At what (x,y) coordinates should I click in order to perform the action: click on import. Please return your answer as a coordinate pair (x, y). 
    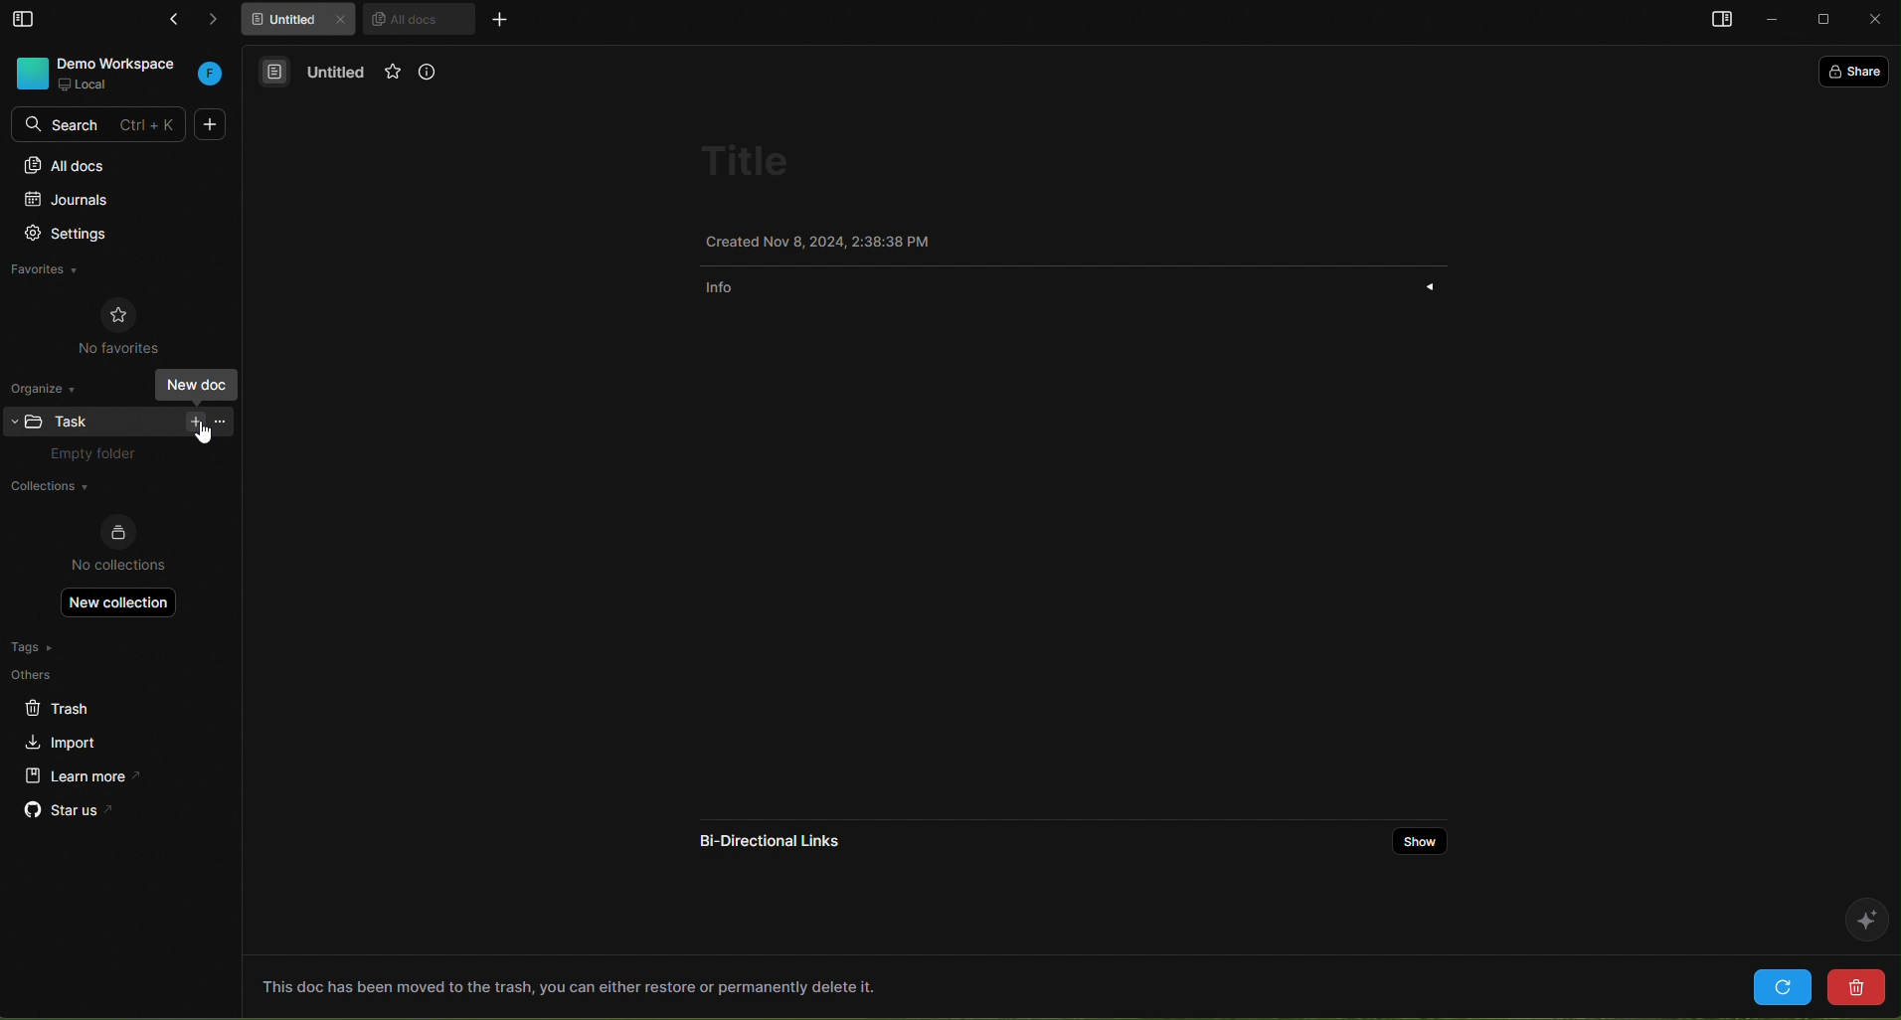
    Looking at the image, I should click on (64, 740).